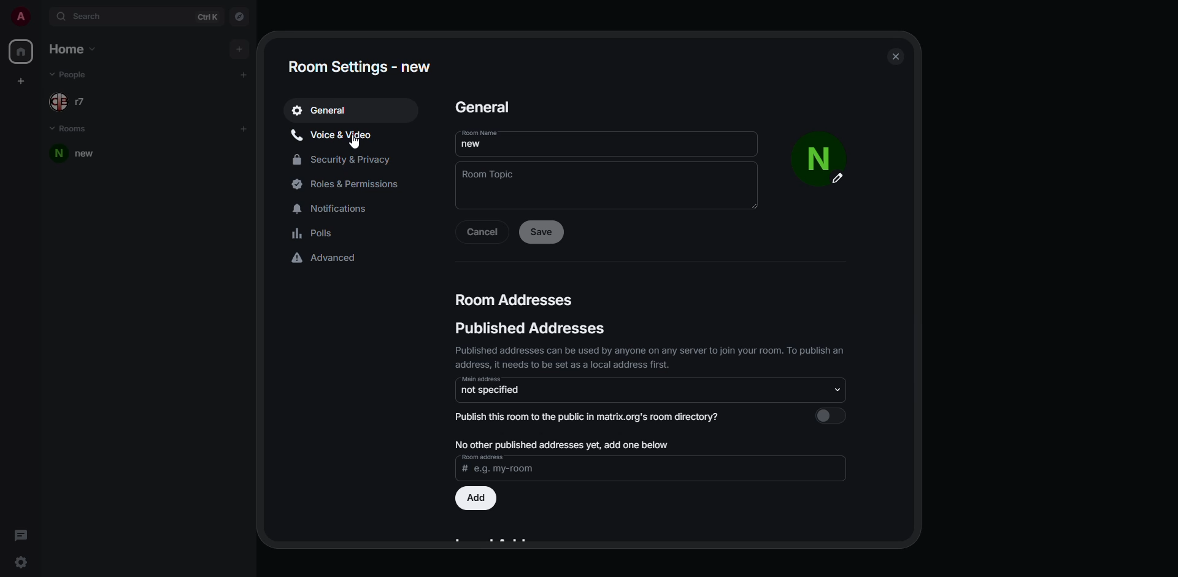  What do you see at coordinates (838, 390) in the screenshot?
I see `drop down` at bounding box center [838, 390].